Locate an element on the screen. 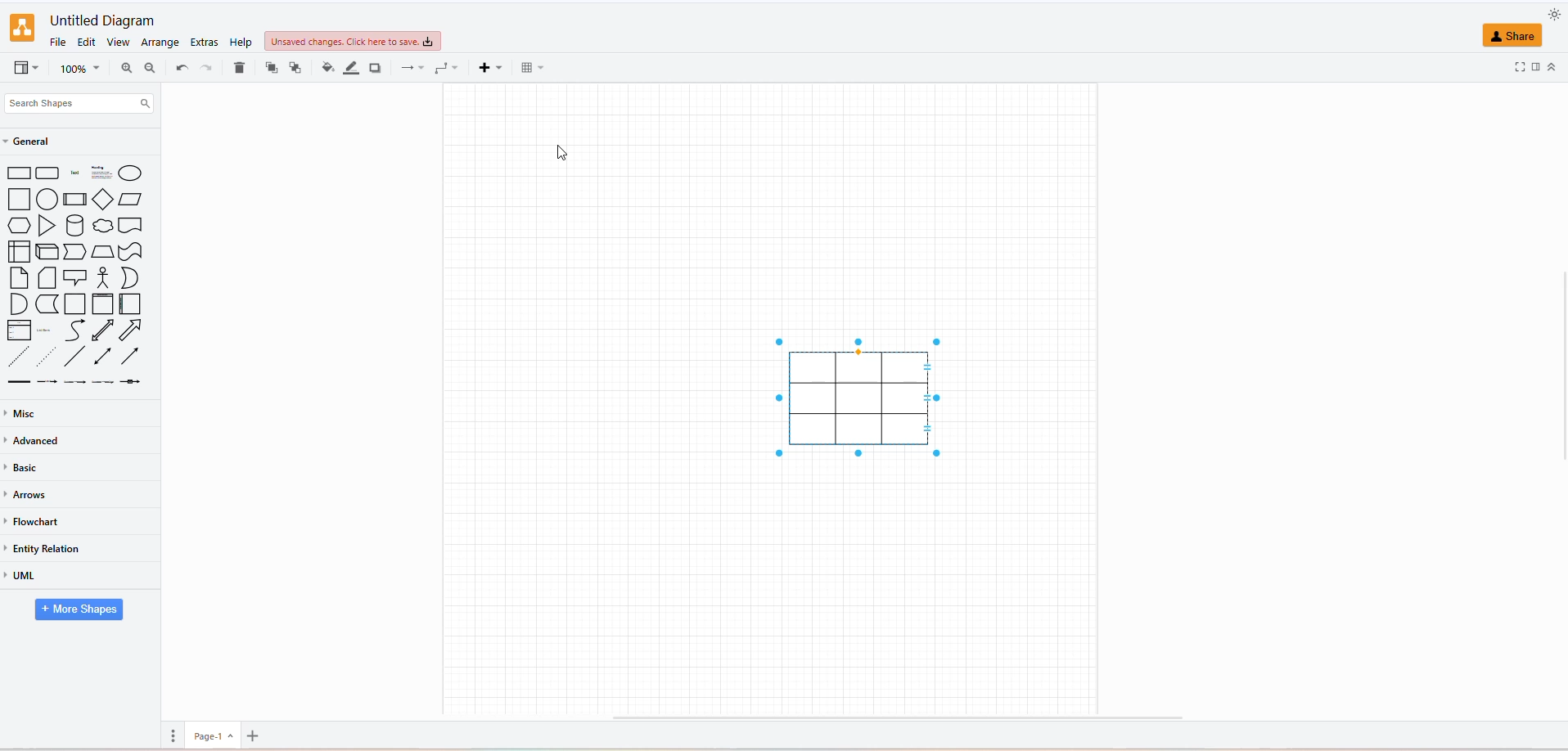 This screenshot has height=751, width=1568. pages is located at coordinates (171, 736).